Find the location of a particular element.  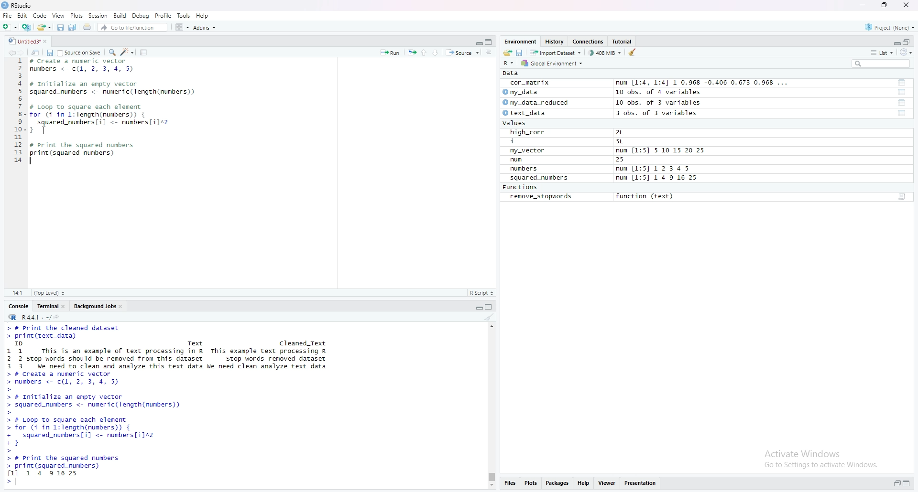

function (text) is located at coordinates (646, 197).